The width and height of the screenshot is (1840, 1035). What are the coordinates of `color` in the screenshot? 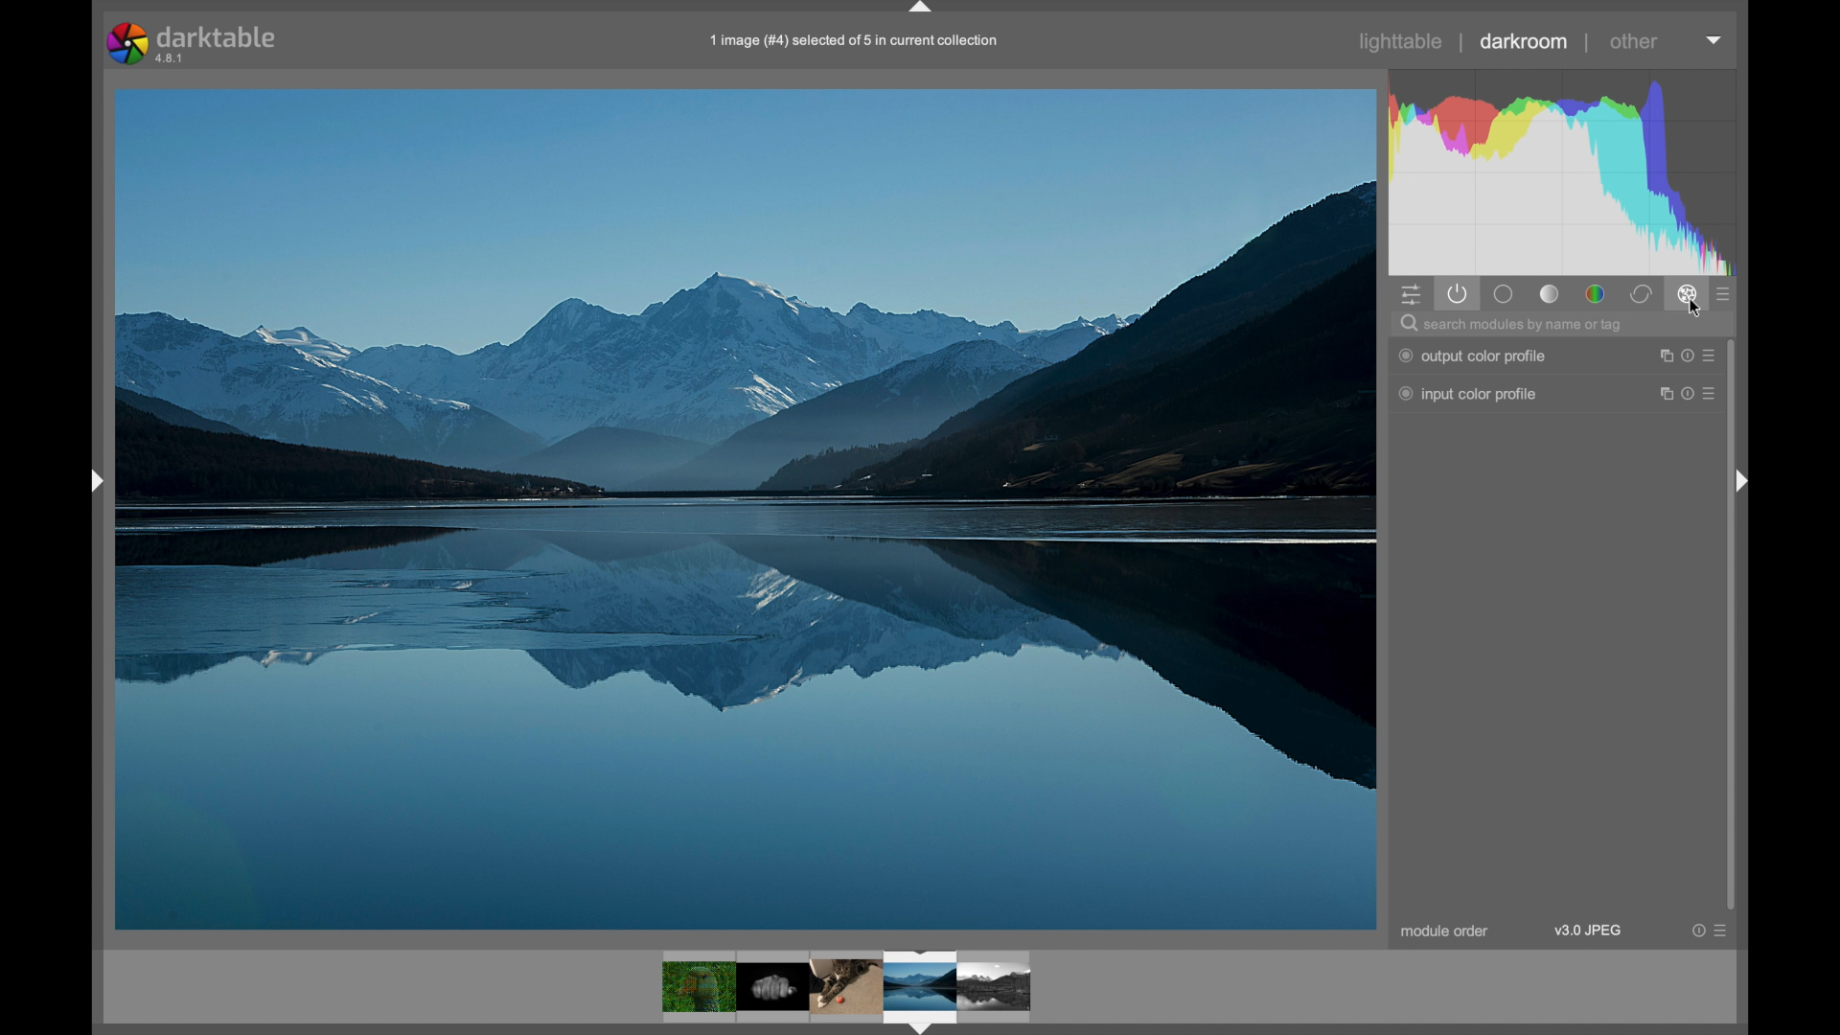 It's located at (1594, 293).